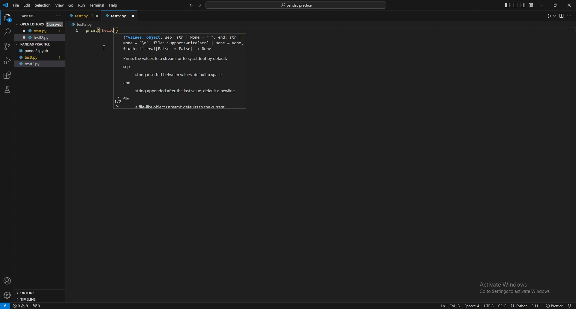 The image size is (576, 309). Describe the element at coordinates (7, 32) in the screenshot. I see `search` at that location.